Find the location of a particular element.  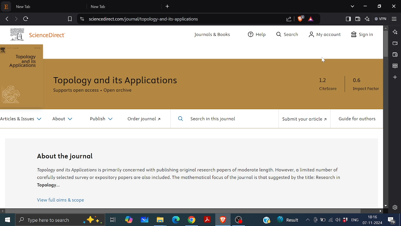

Dropbox is located at coordinates (345, 220).